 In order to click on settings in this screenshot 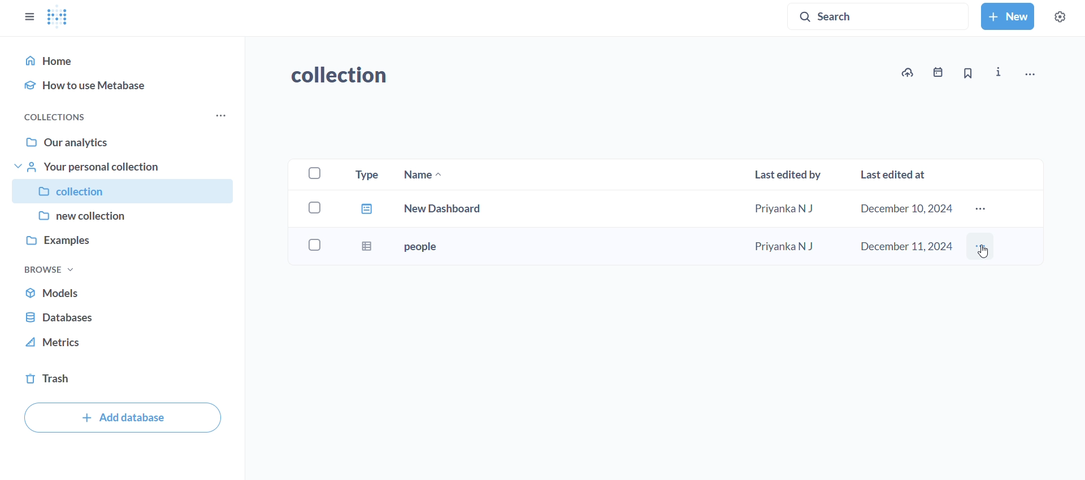, I will do `click(1059, 16)`.